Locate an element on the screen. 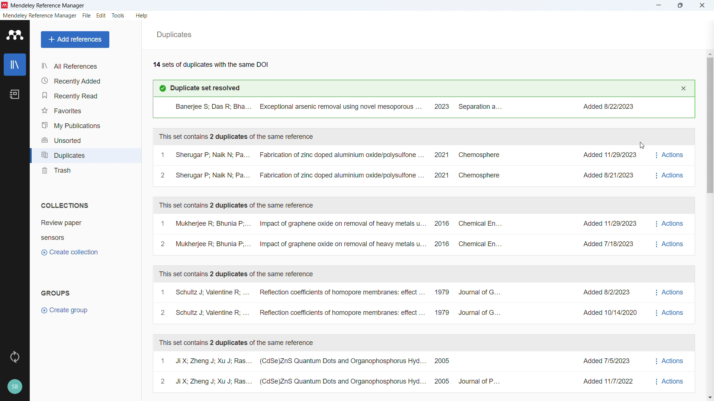 This screenshot has height=401, width=714. Added 7/5/2023 is located at coordinates (601, 361).